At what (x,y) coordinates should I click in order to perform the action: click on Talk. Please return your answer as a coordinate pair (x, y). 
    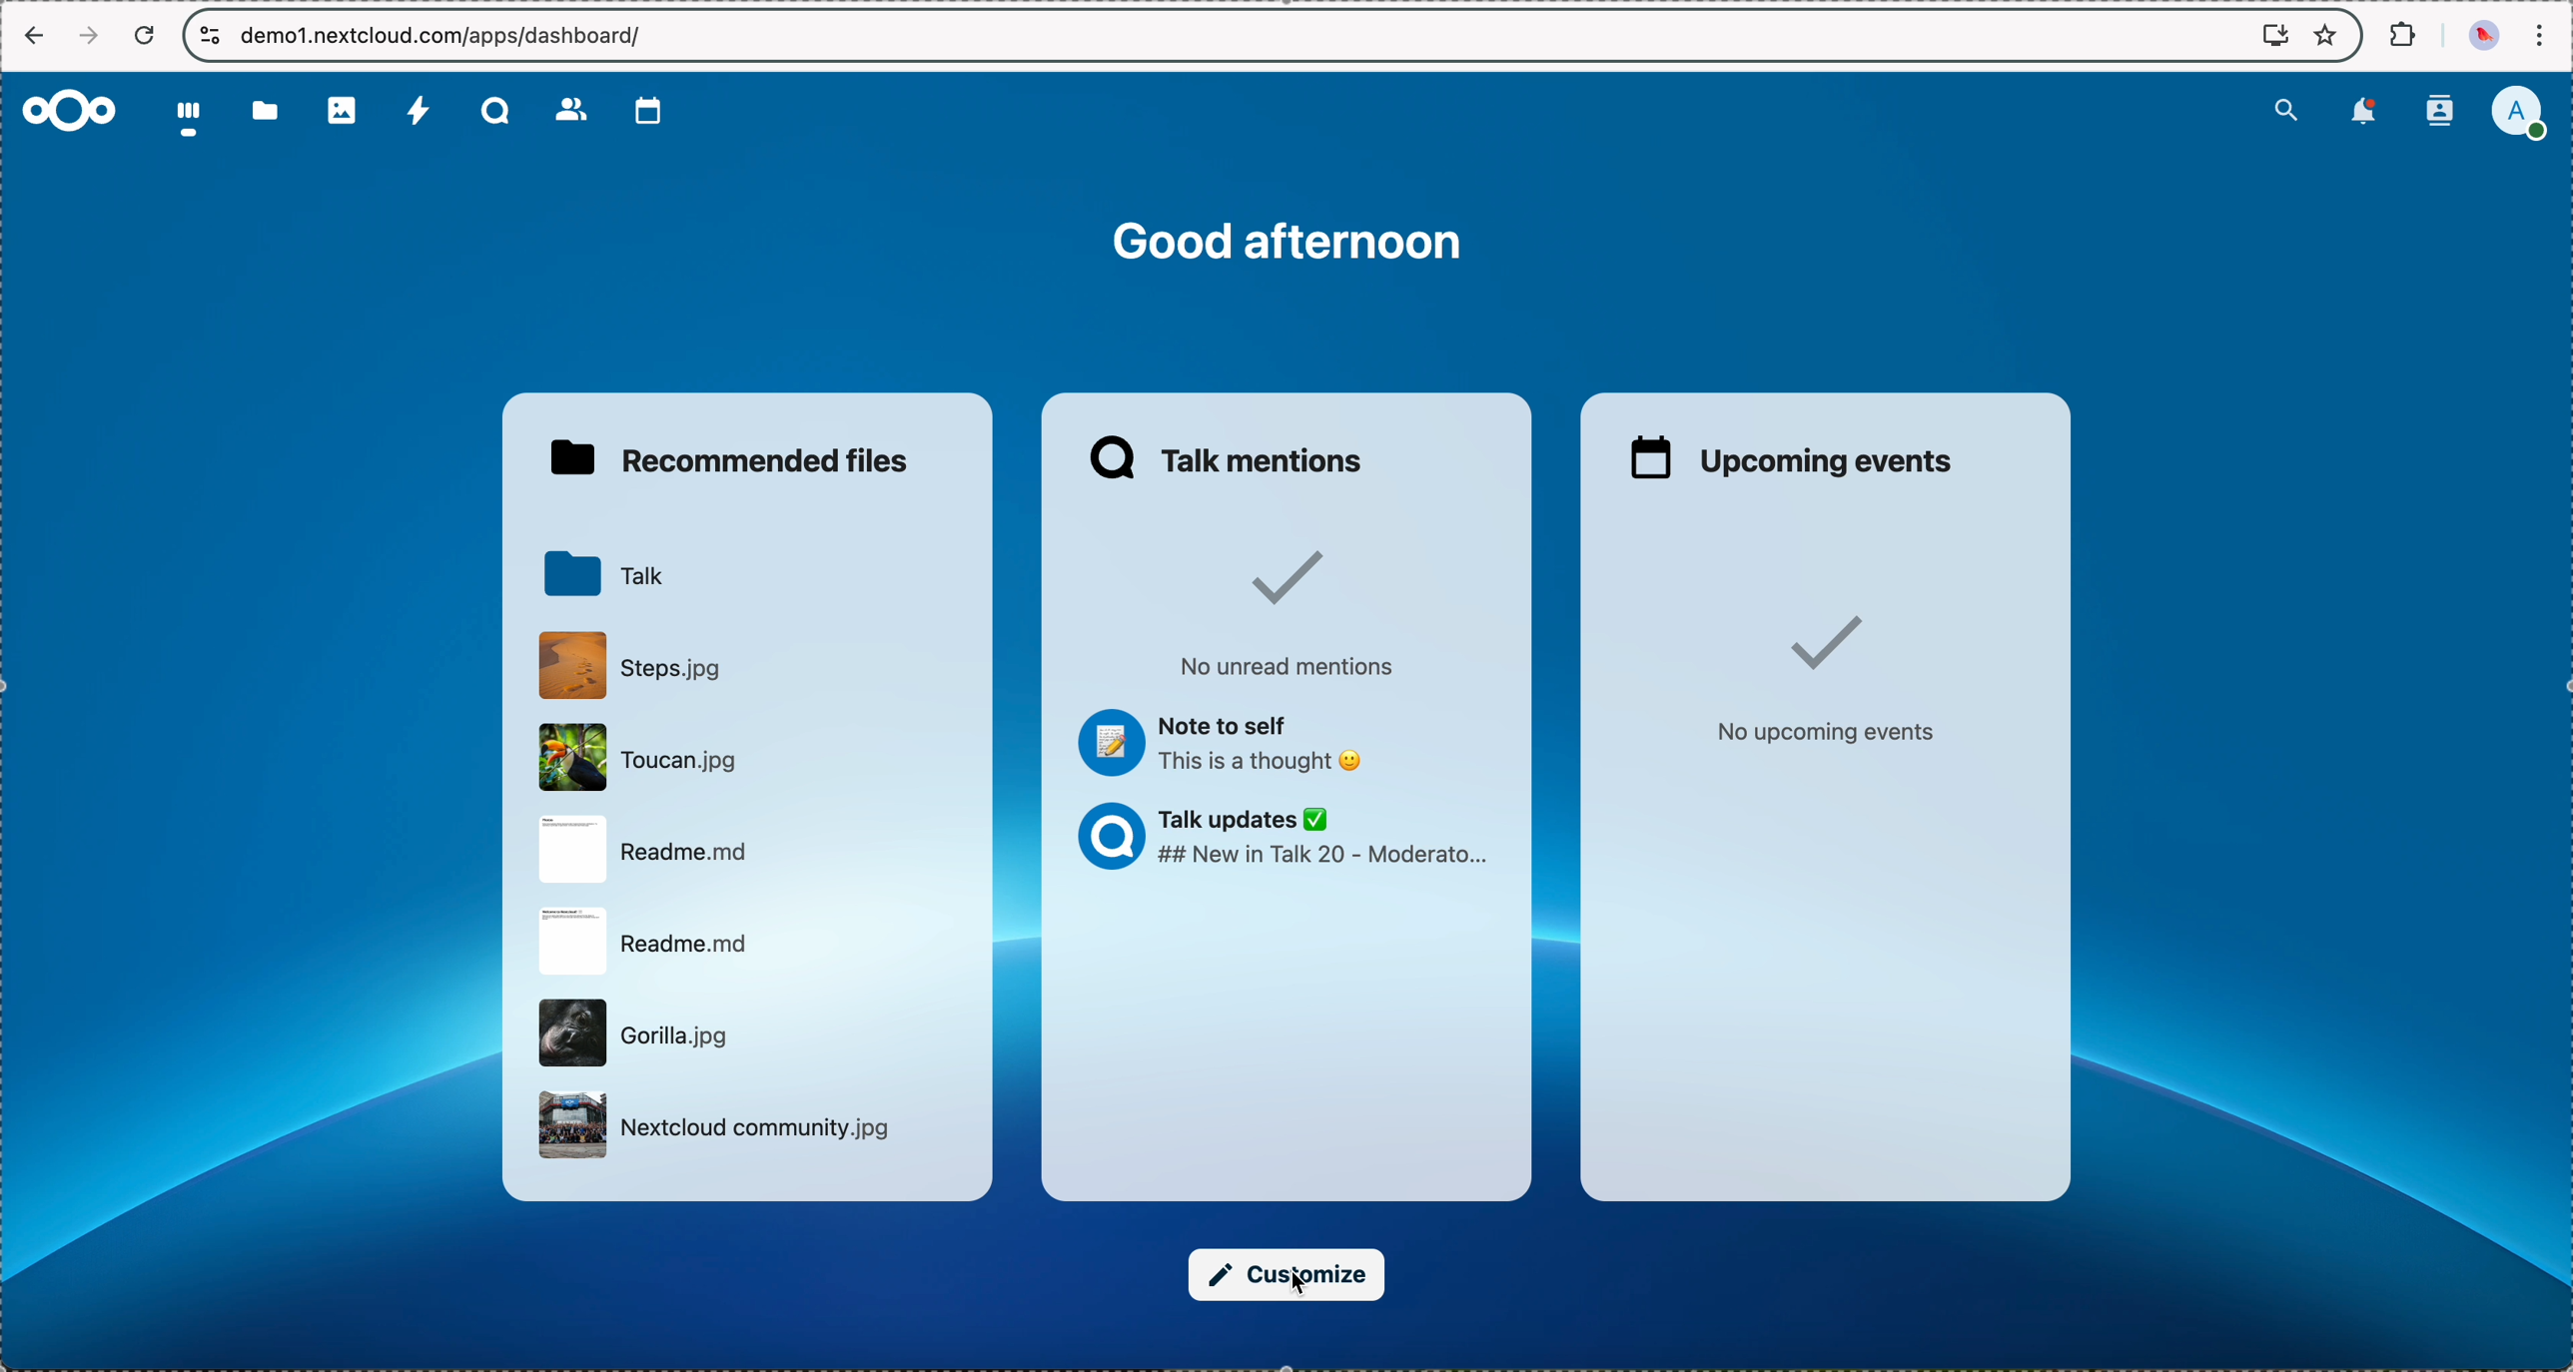
    Looking at the image, I should click on (491, 109).